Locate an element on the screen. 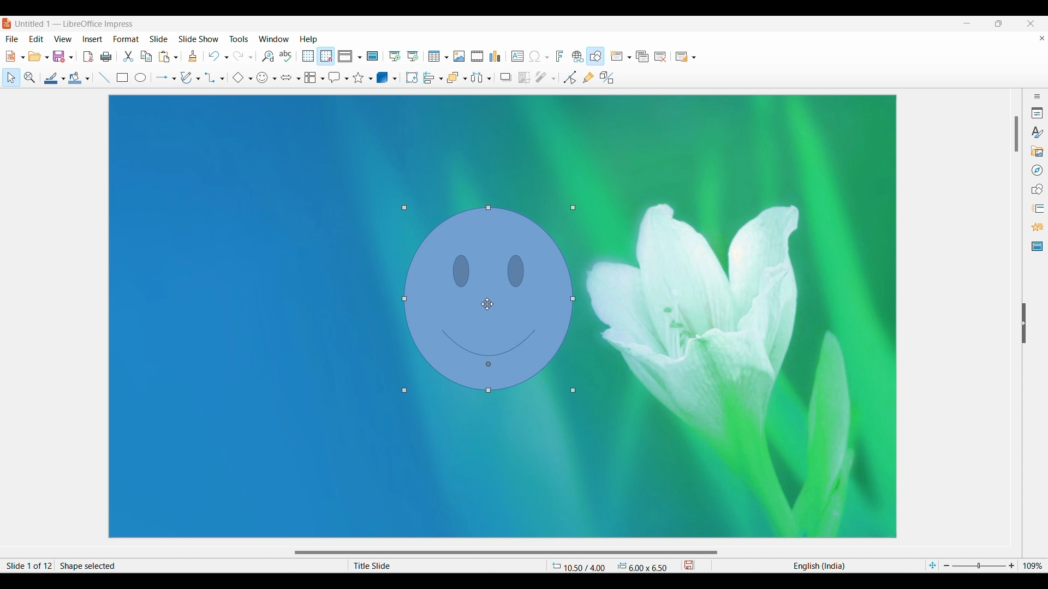 The height and width of the screenshot is (589, 1048). Slide is located at coordinates (159, 39).